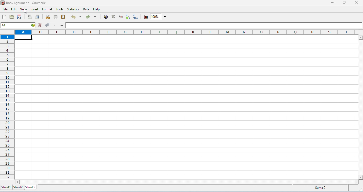  What do you see at coordinates (35, 10) in the screenshot?
I see `insert` at bounding box center [35, 10].